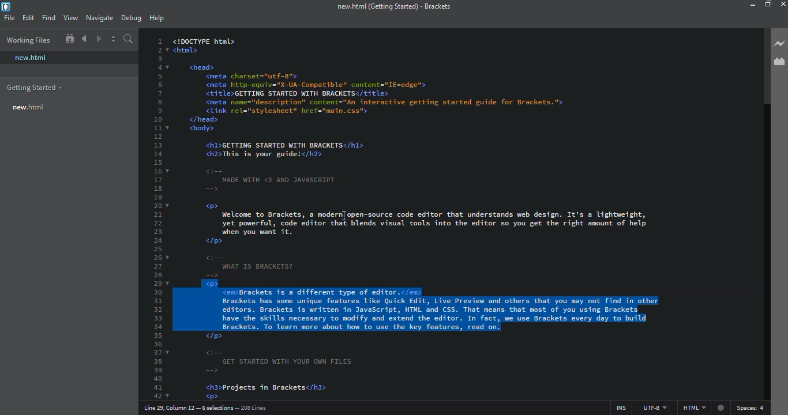 The image size is (788, 415). Describe the element at coordinates (762, 69) in the screenshot. I see `scroll bar` at that location.